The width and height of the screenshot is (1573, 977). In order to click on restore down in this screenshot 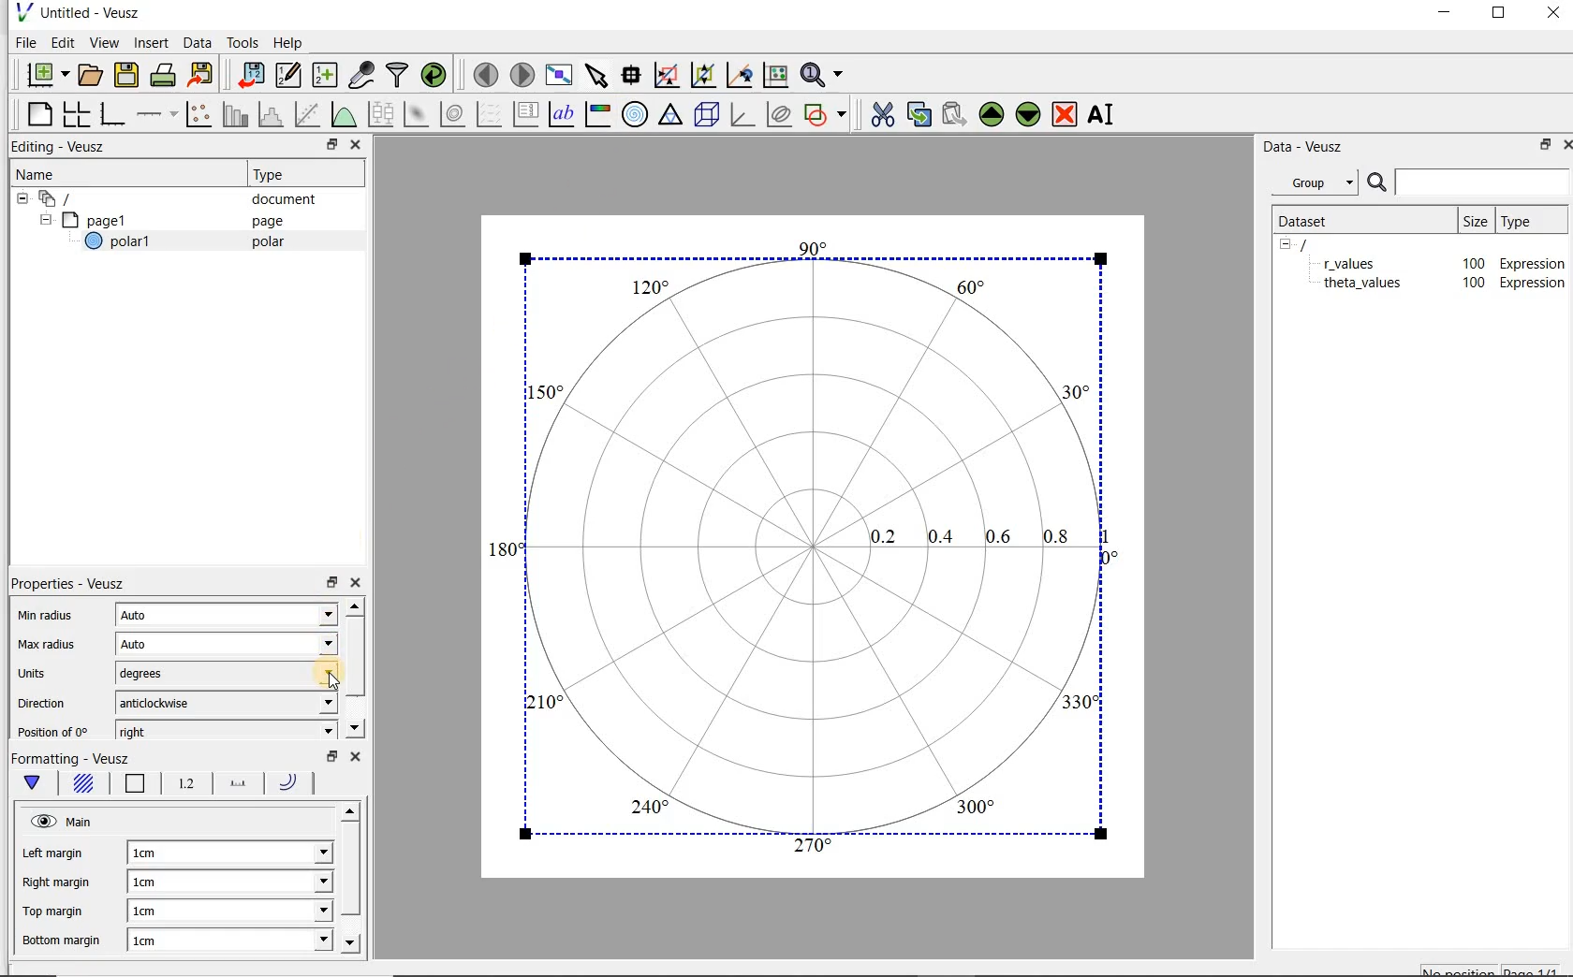, I will do `click(326, 580)`.